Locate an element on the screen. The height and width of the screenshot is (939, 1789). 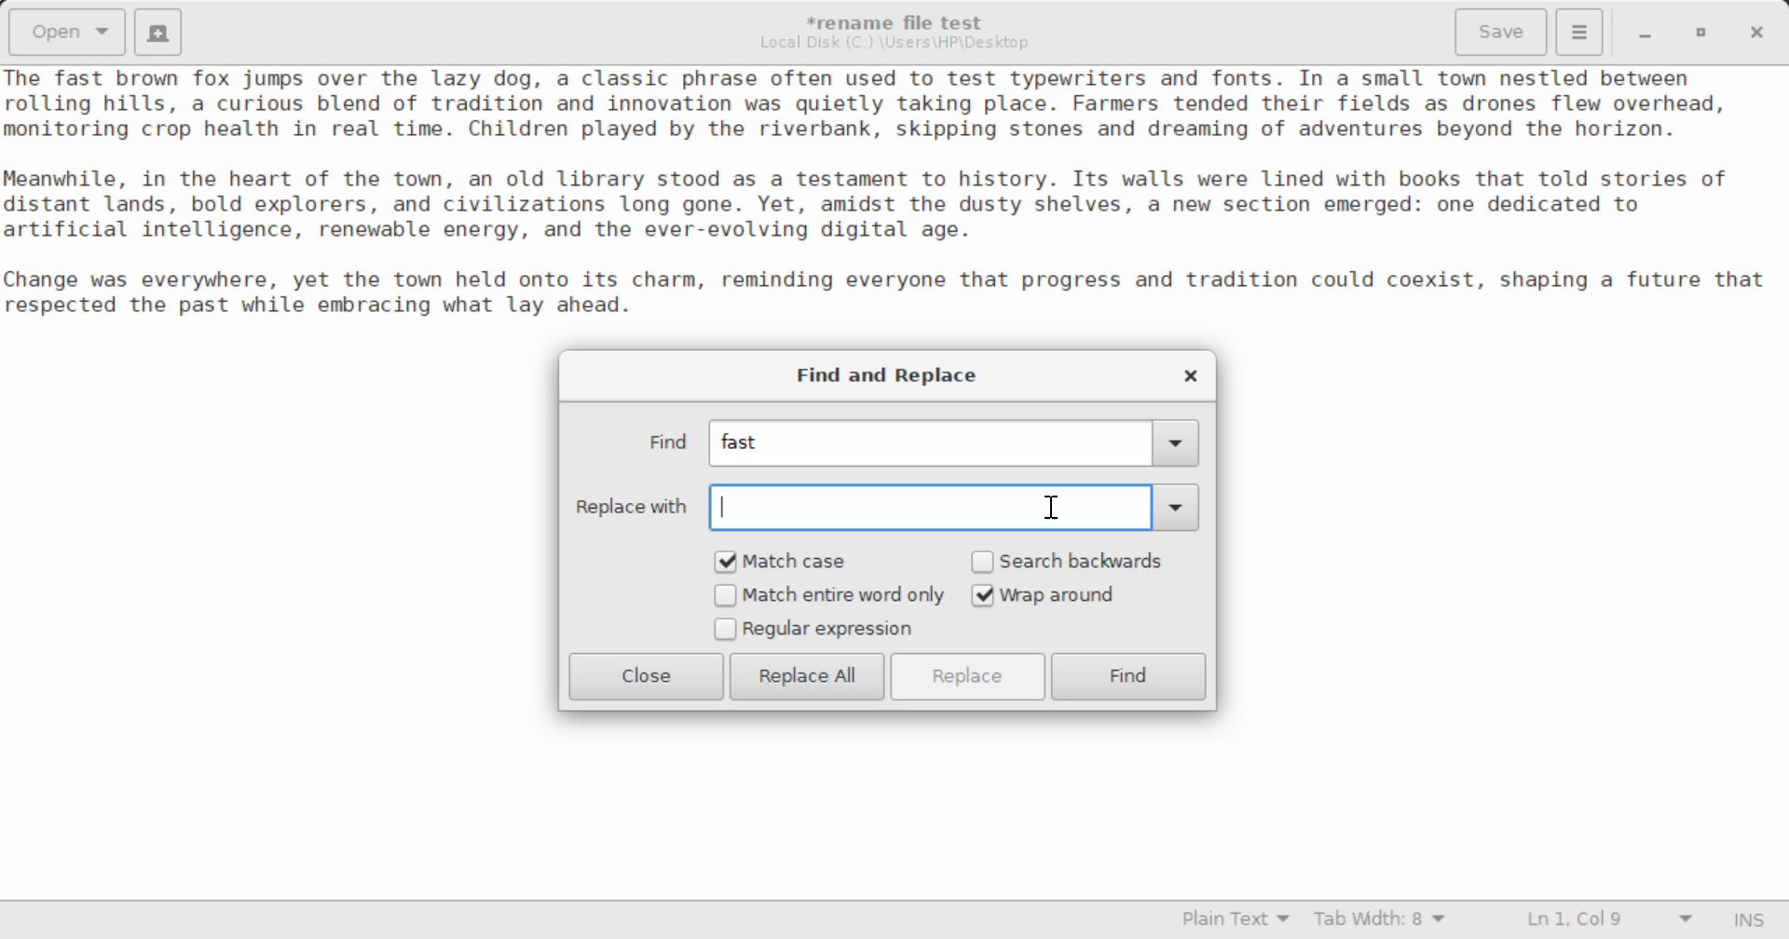
Close Window is located at coordinates (1187, 374).